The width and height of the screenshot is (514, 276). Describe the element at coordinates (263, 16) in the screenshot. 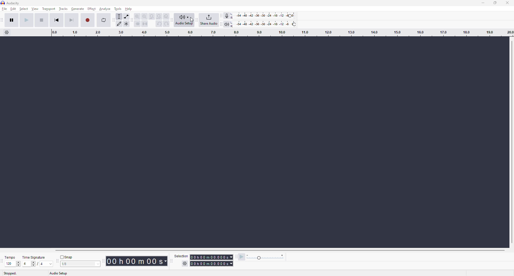

I see `recording level` at that location.